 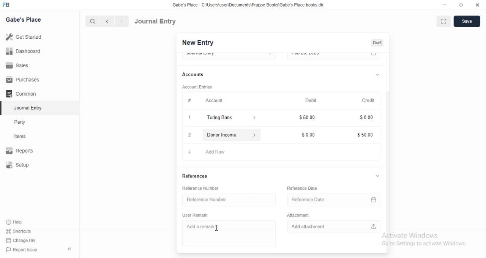 I want to click on Sales, so click(x=24, y=65).